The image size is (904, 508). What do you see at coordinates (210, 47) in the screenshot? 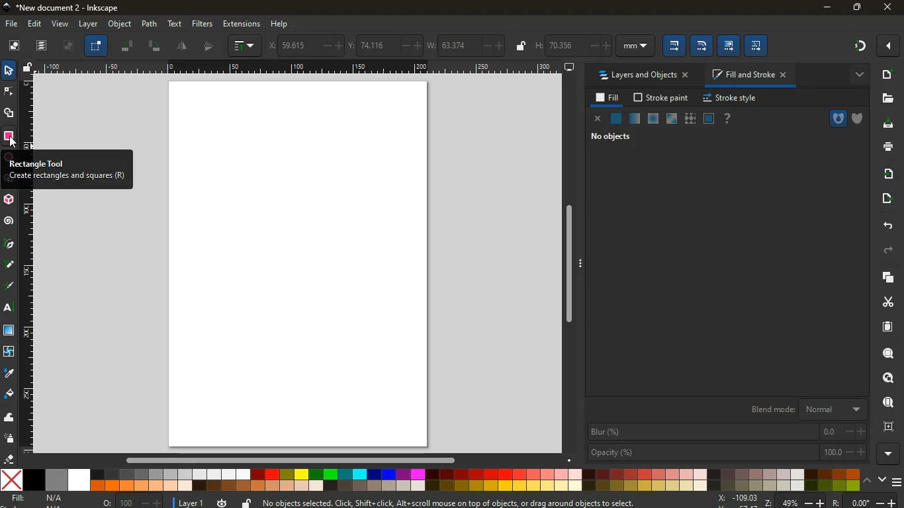
I see `half` at bounding box center [210, 47].